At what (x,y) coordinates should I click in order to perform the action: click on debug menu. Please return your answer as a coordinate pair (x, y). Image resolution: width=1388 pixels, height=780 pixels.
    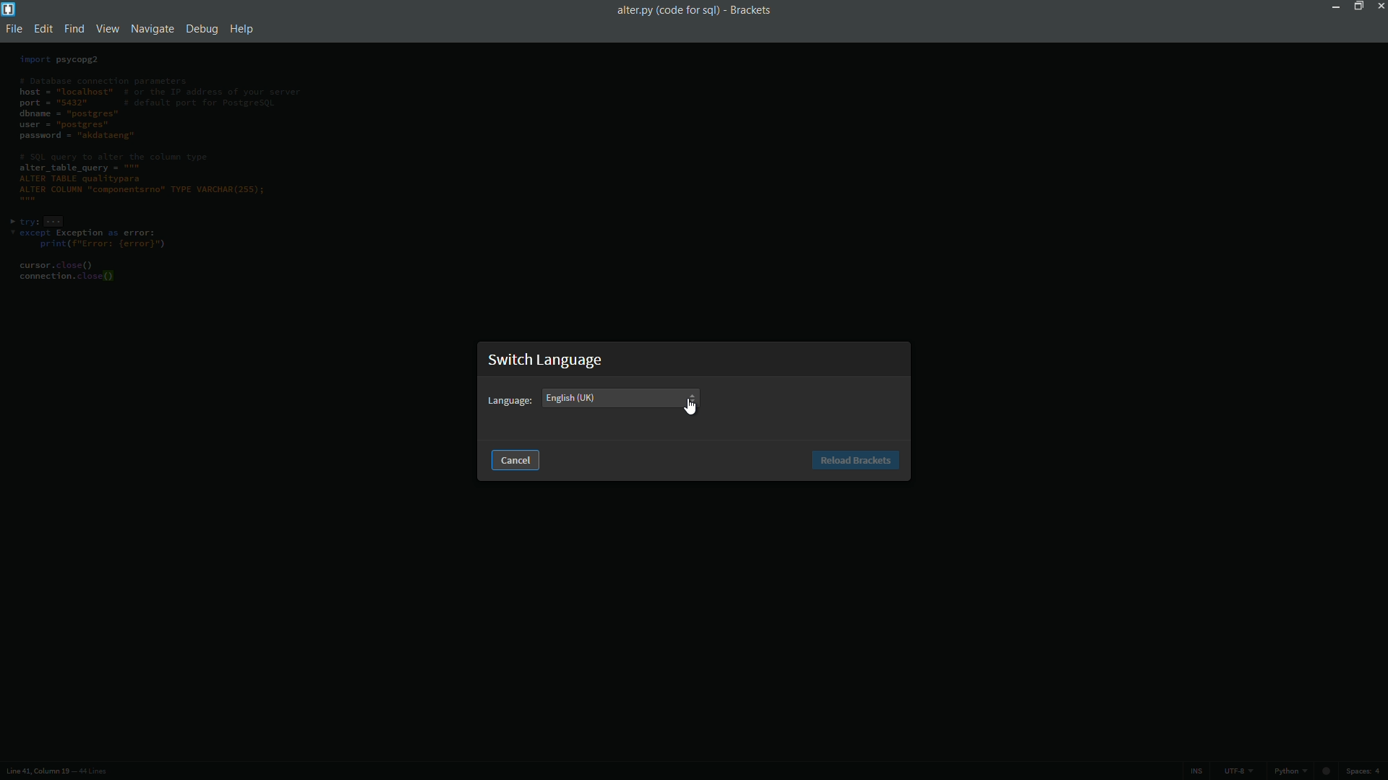
    Looking at the image, I should click on (199, 30).